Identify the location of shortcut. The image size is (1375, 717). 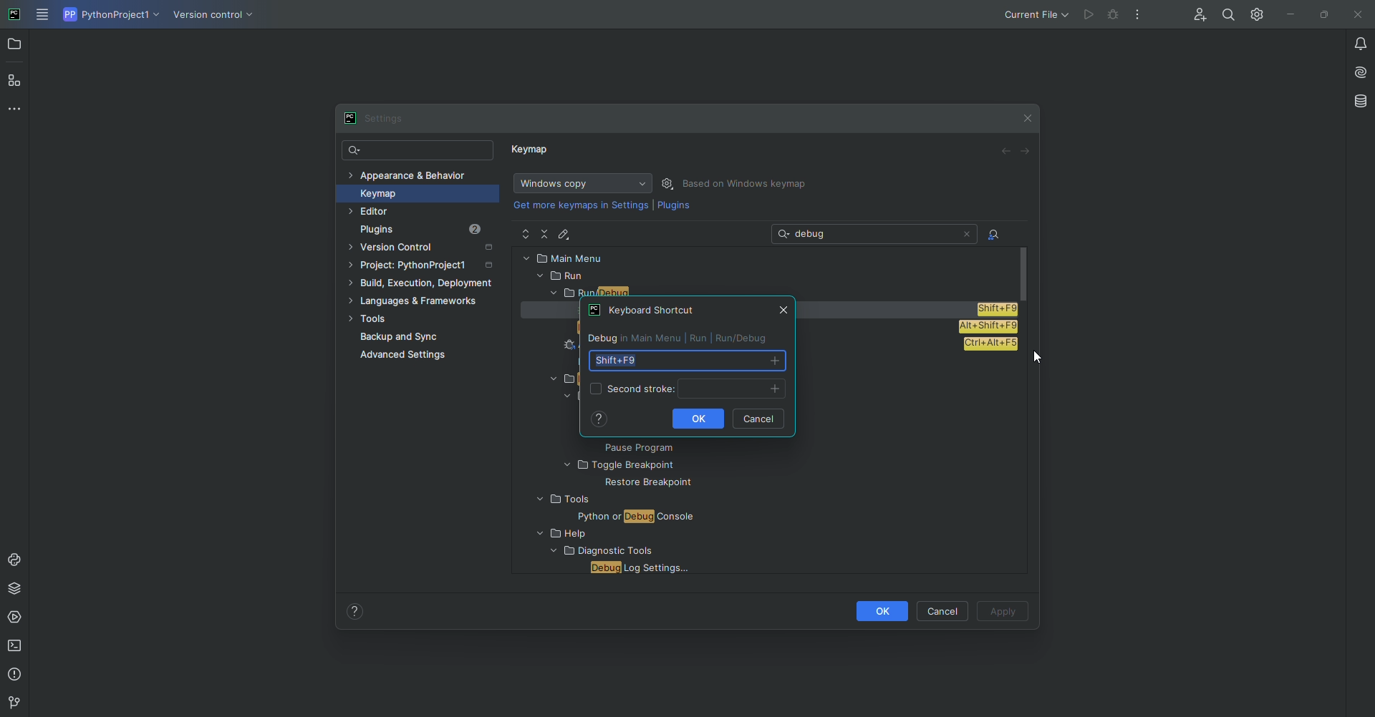
(991, 343).